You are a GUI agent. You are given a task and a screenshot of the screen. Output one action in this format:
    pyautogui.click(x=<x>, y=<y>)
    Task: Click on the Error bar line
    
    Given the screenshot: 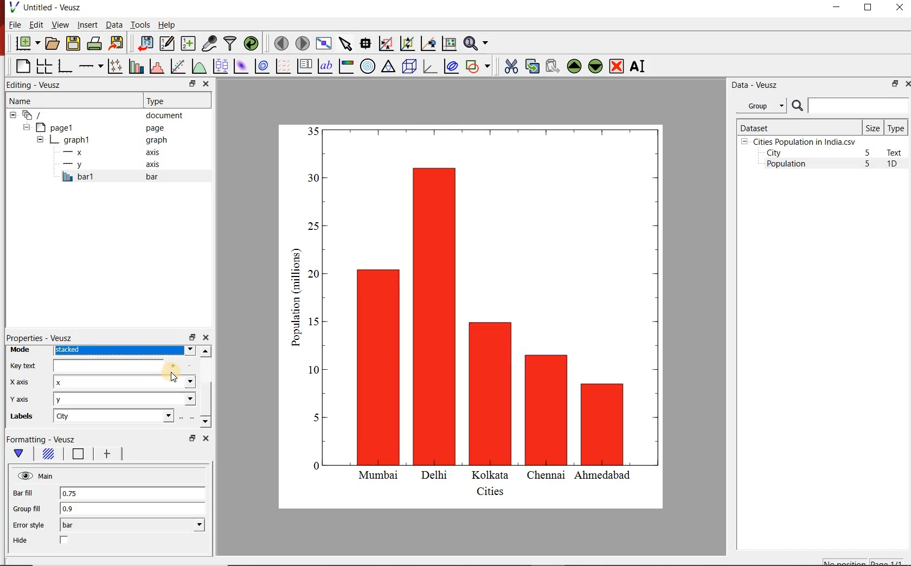 What is the action you would take?
    pyautogui.click(x=106, y=455)
    